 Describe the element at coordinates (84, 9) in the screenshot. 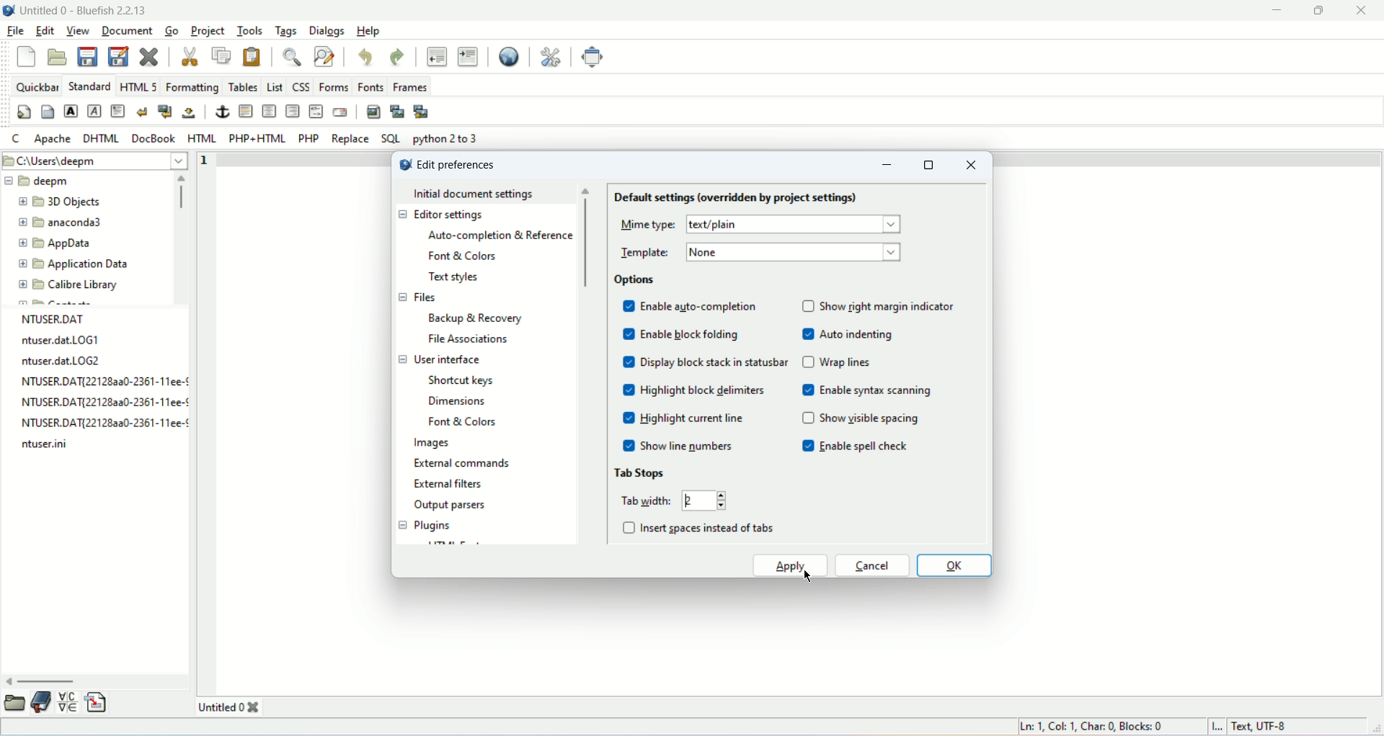

I see `title` at that location.